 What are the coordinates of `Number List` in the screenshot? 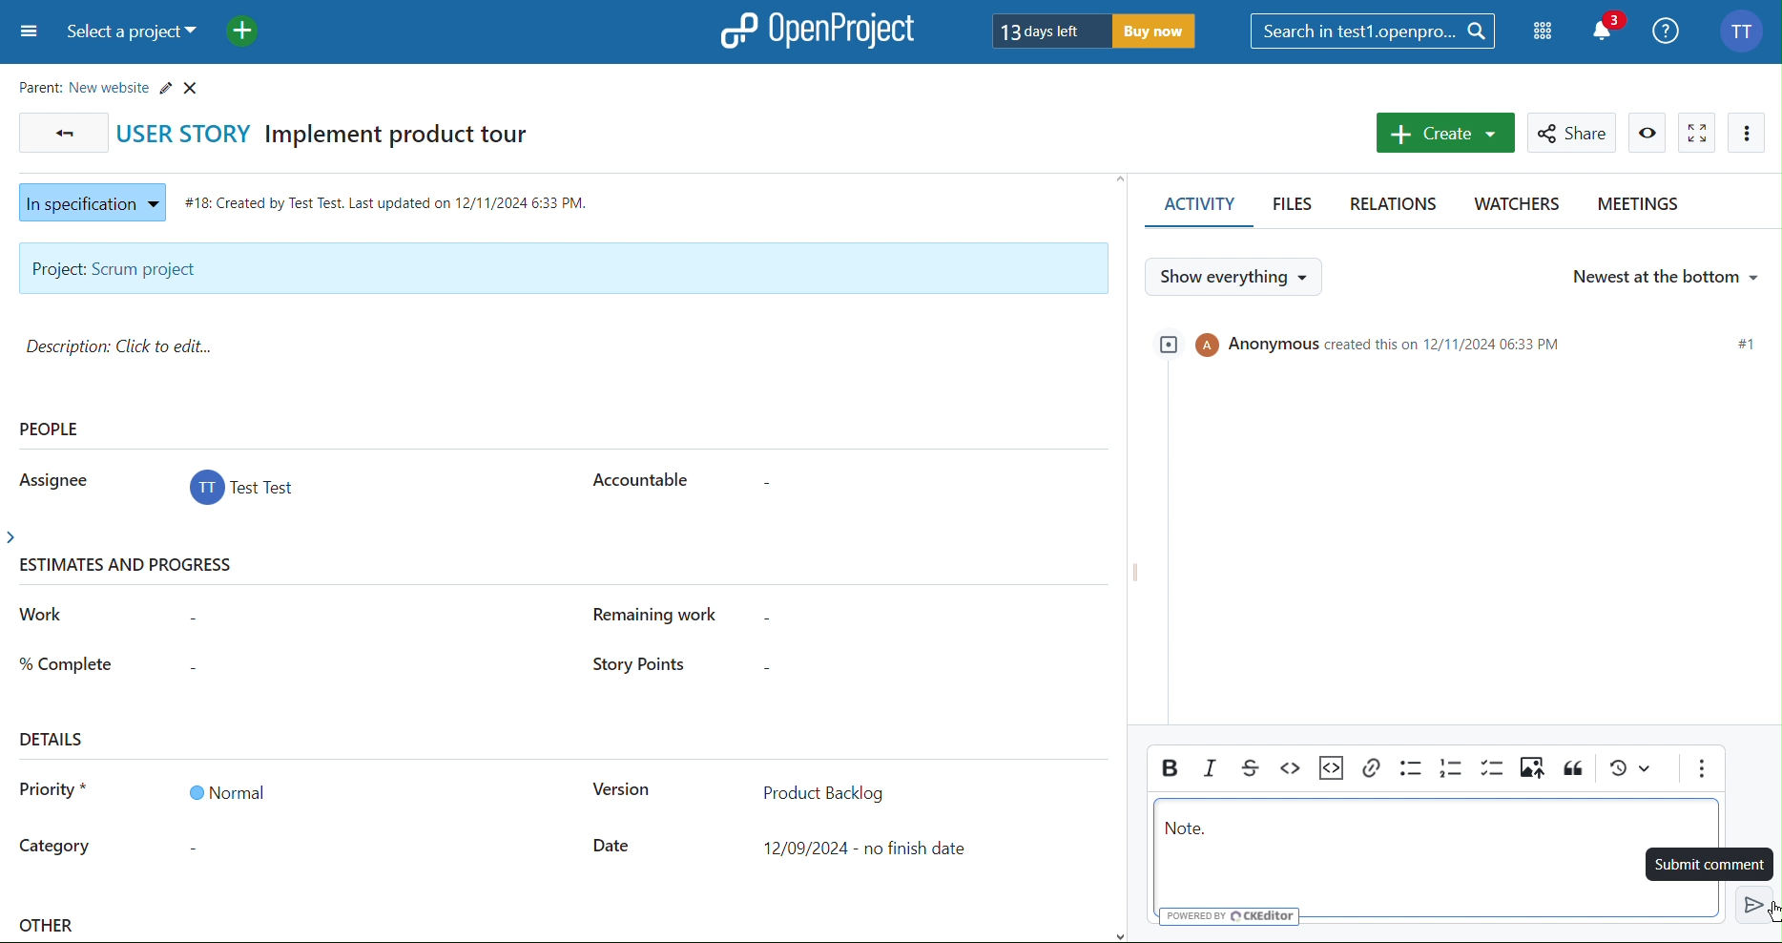 It's located at (1452, 770).